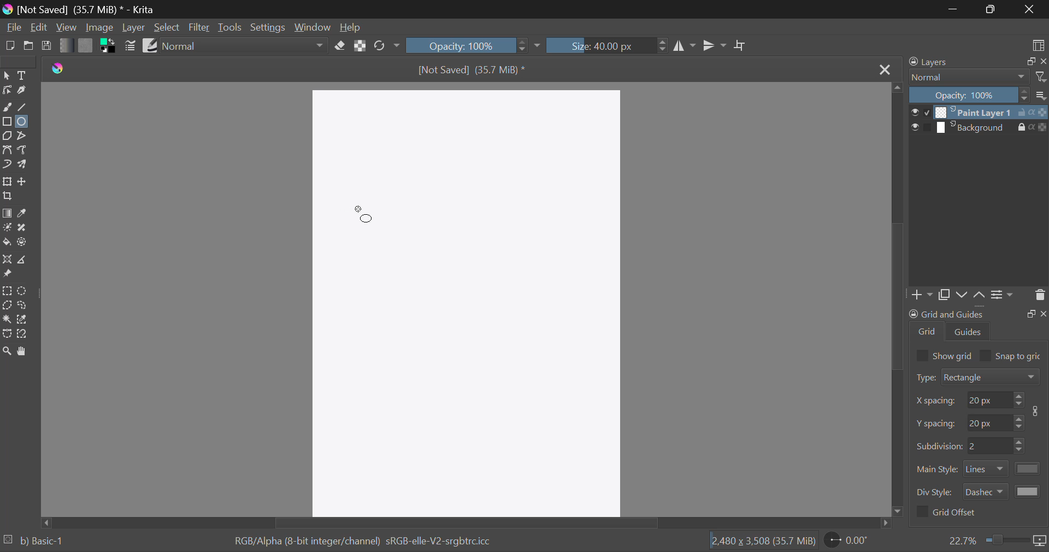 The height and width of the screenshot is (552, 1049). Describe the element at coordinates (22, 121) in the screenshot. I see `Ellipses Selected ` at that location.